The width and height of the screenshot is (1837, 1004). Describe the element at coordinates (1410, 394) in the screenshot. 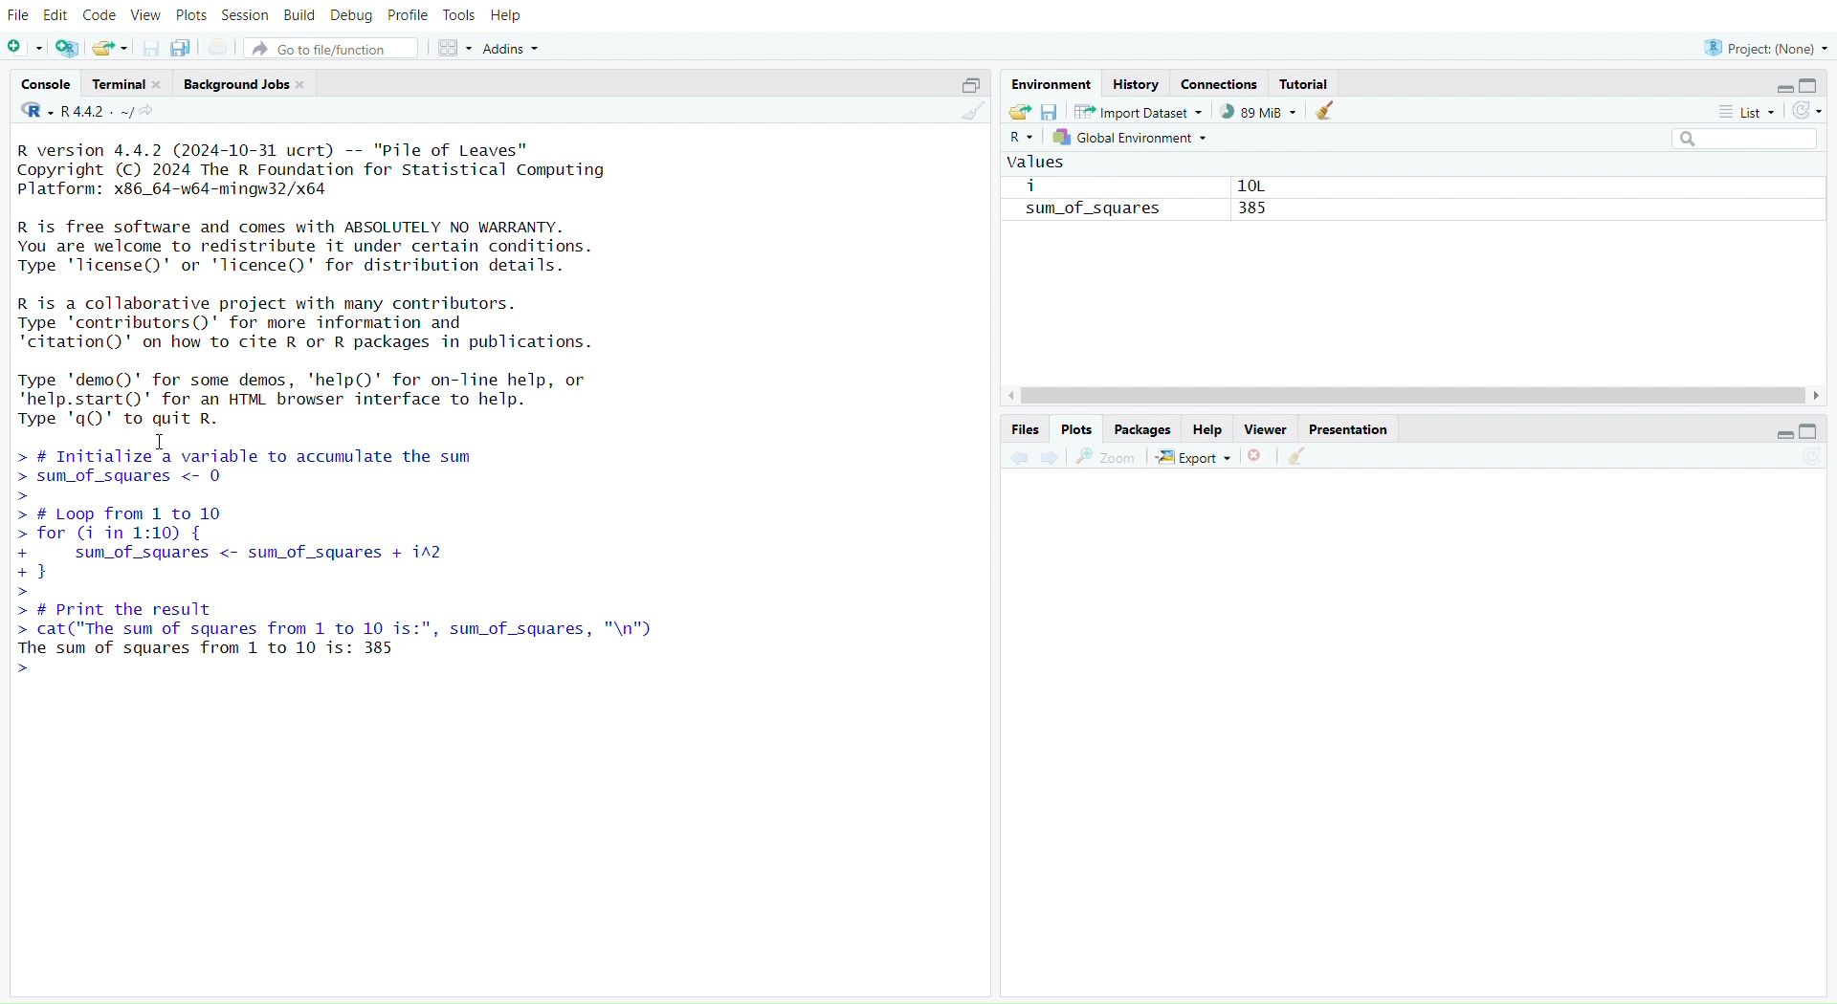

I see `scrollbar` at that location.